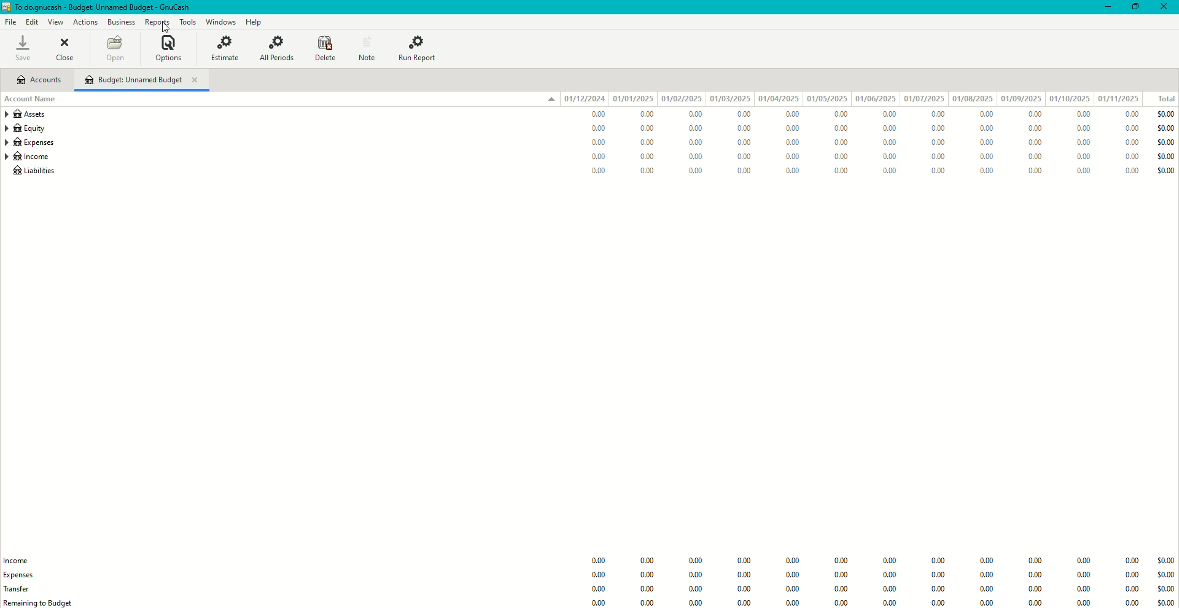  Describe the element at coordinates (650, 157) in the screenshot. I see `0.00` at that location.